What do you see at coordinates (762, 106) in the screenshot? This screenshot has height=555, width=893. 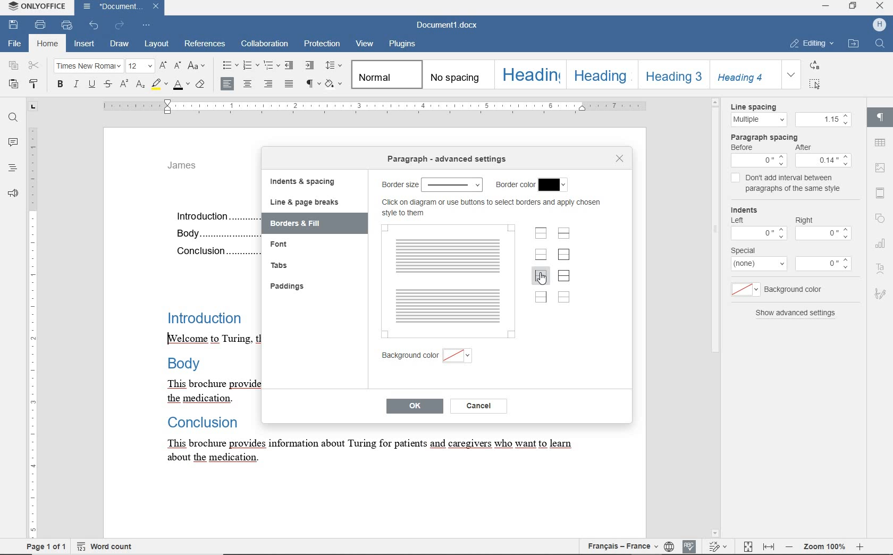 I see `Line spacing` at bounding box center [762, 106].